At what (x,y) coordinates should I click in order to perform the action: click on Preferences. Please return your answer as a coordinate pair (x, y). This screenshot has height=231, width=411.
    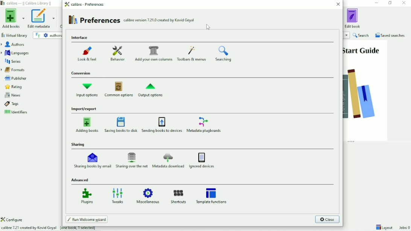
    Looking at the image, I should click on (94, 20).